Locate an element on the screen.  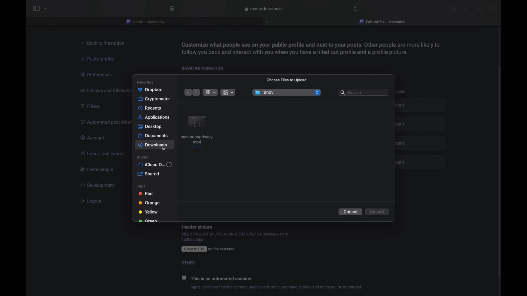
dropbox is located at coordinates (150, 90).